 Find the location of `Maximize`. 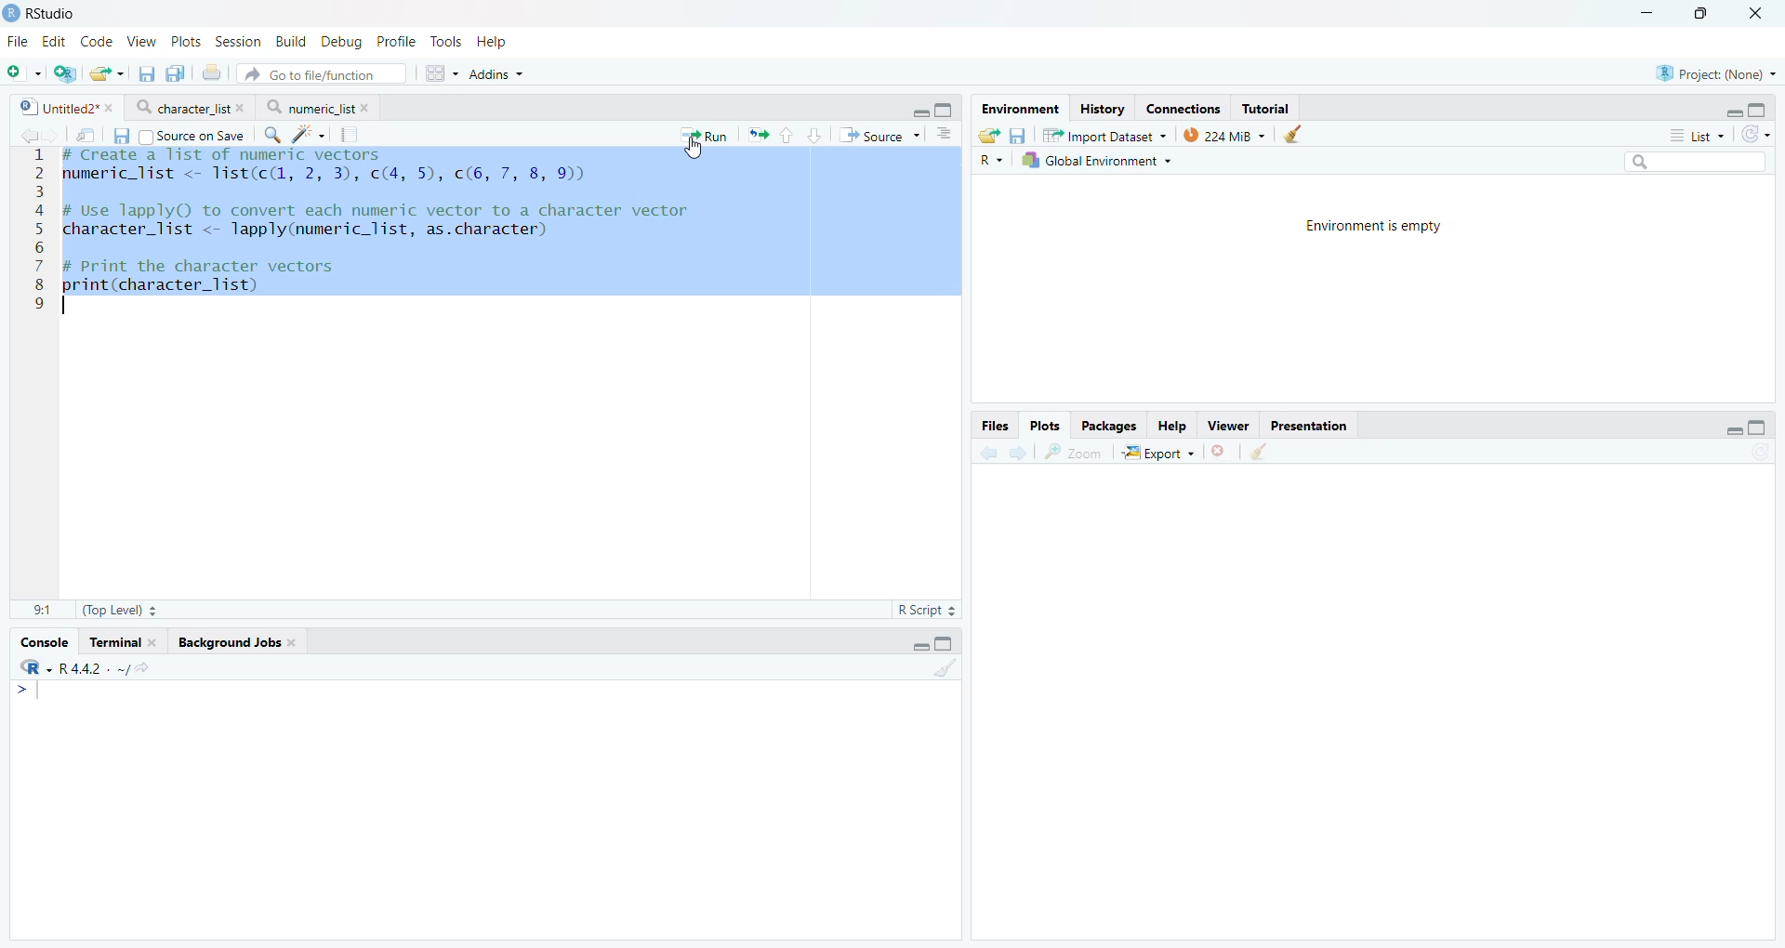

Maximize is located at coordinates (1710, 13).